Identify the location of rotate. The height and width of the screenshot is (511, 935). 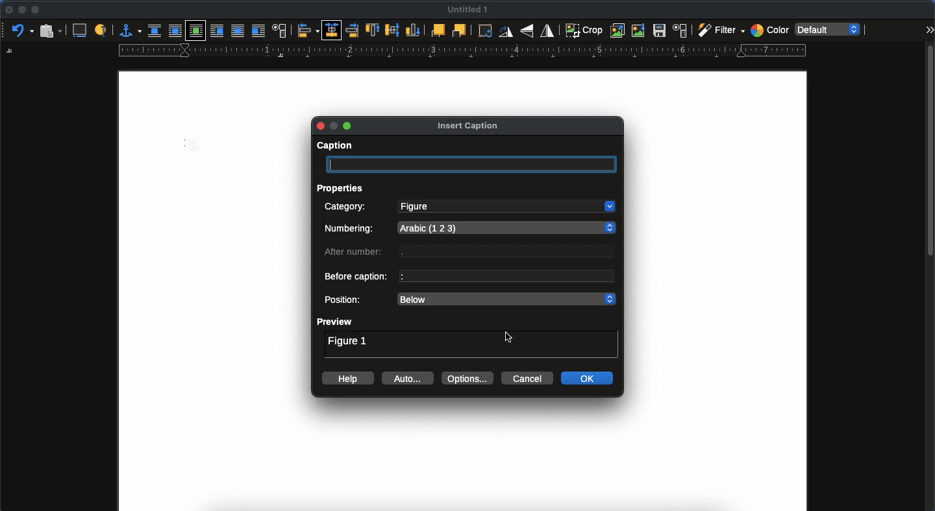
(488, 32).